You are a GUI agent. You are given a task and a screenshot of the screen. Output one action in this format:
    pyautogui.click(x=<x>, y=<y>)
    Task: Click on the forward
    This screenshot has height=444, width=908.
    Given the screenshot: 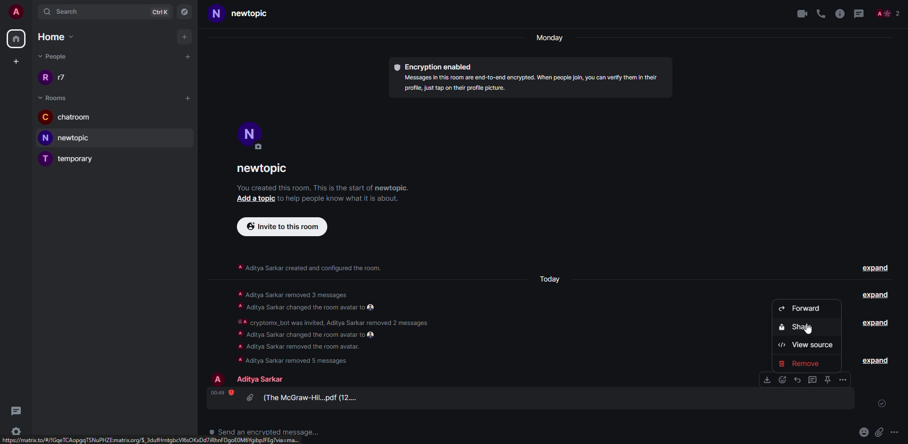 What is the action you would take?
    pyautogui.click(x=800, y=308)
    